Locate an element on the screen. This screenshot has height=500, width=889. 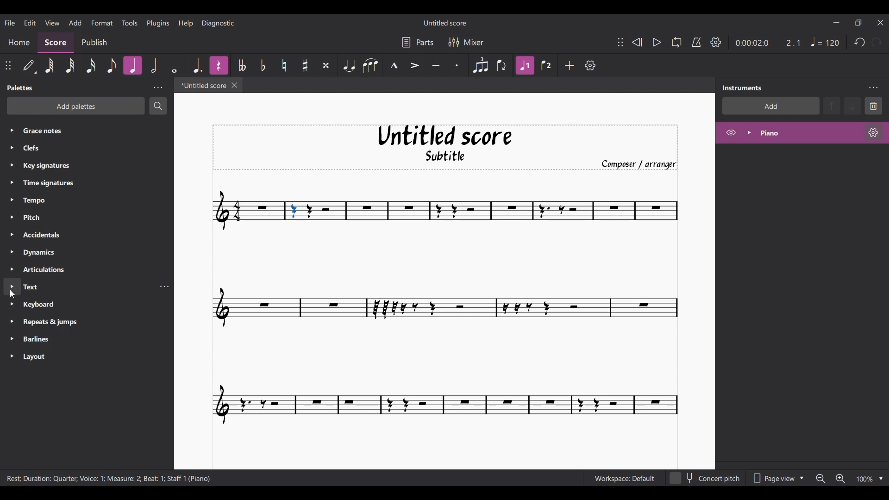
Default is located at coordinates (29, 65).